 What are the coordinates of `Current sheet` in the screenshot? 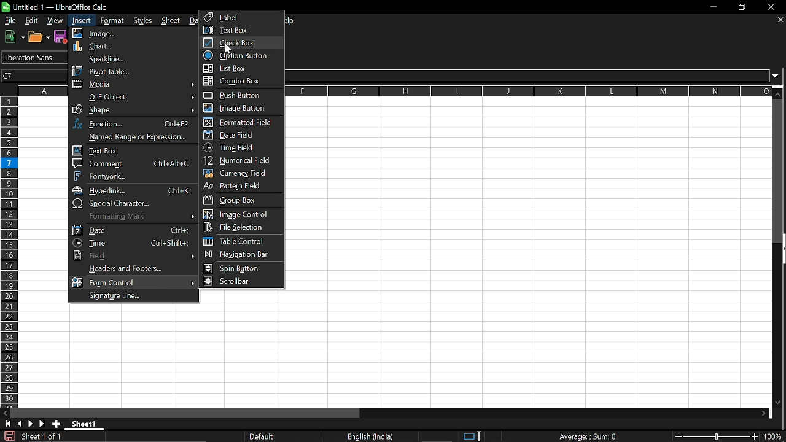 It's located at (41, 436).